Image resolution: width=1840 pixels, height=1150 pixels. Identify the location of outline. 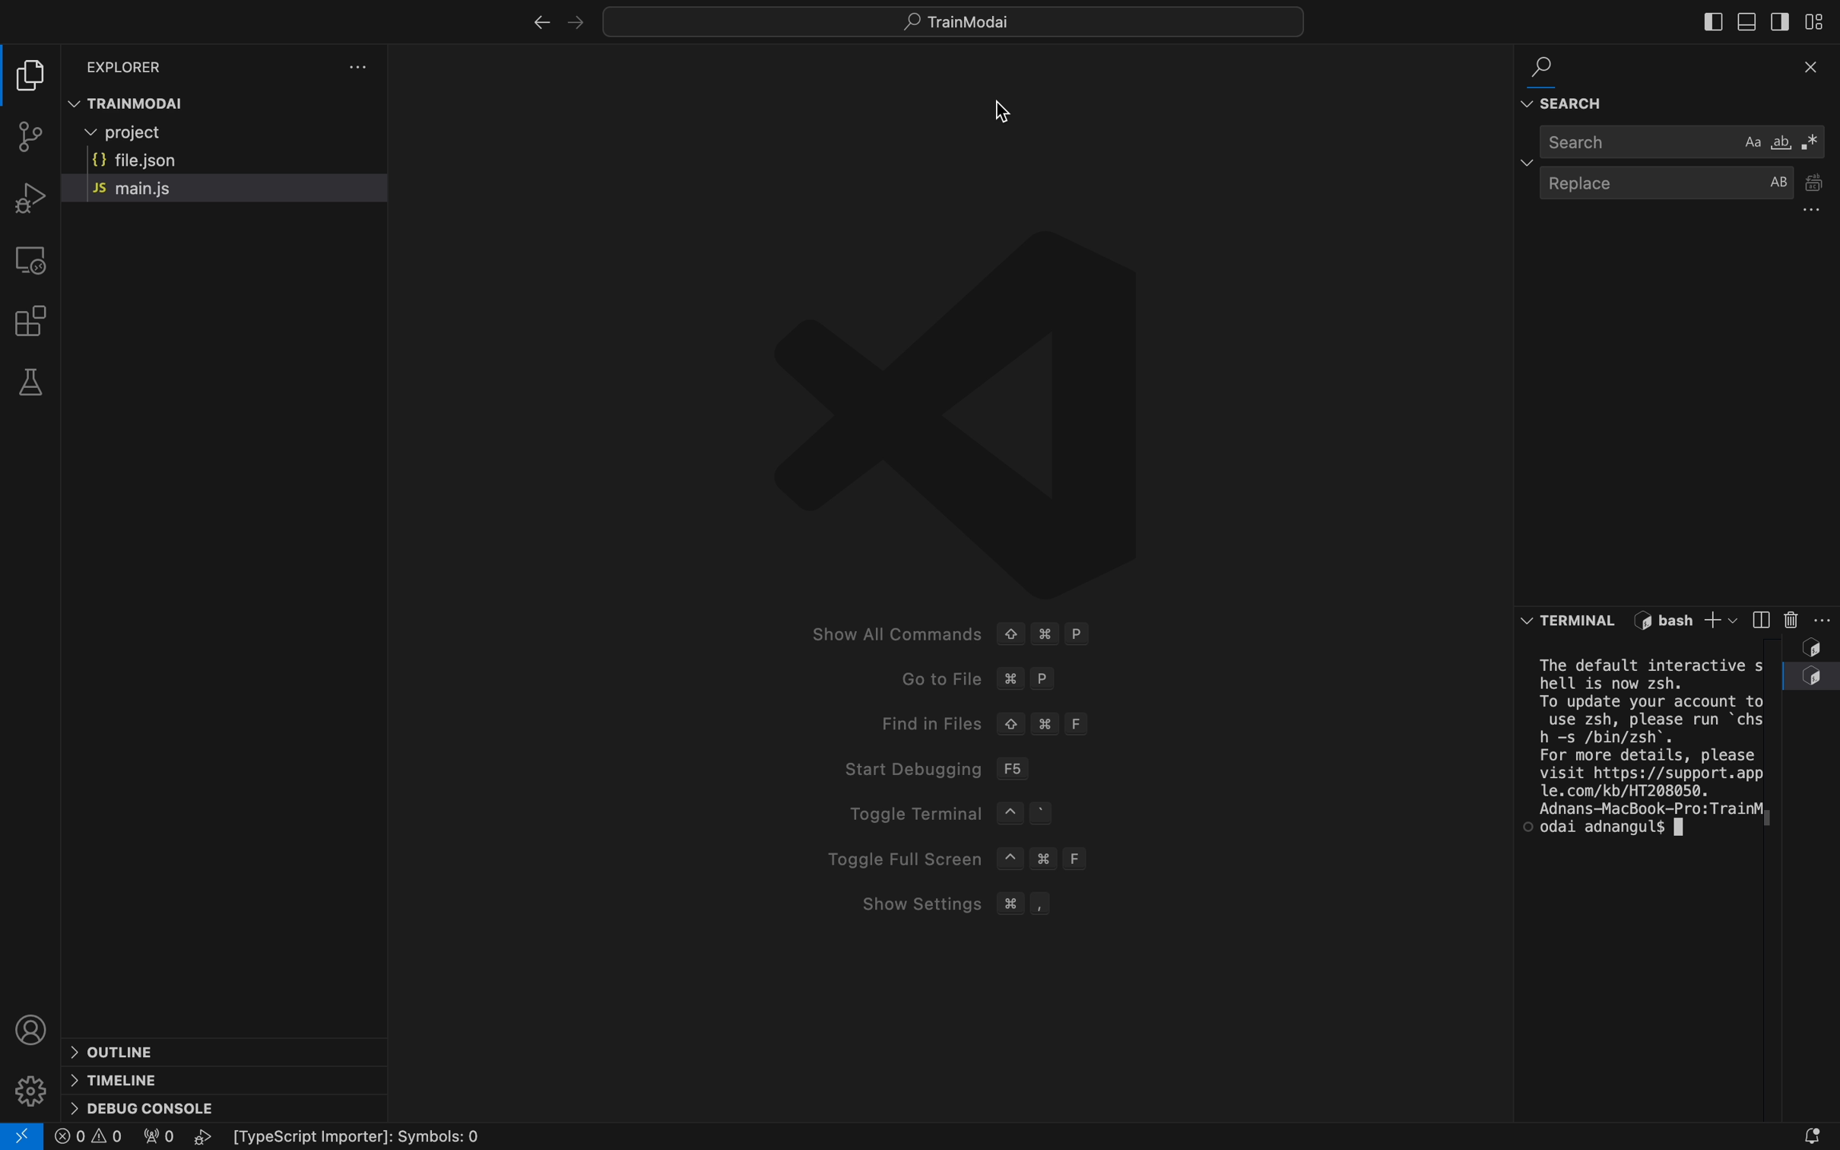
(120, 1045).